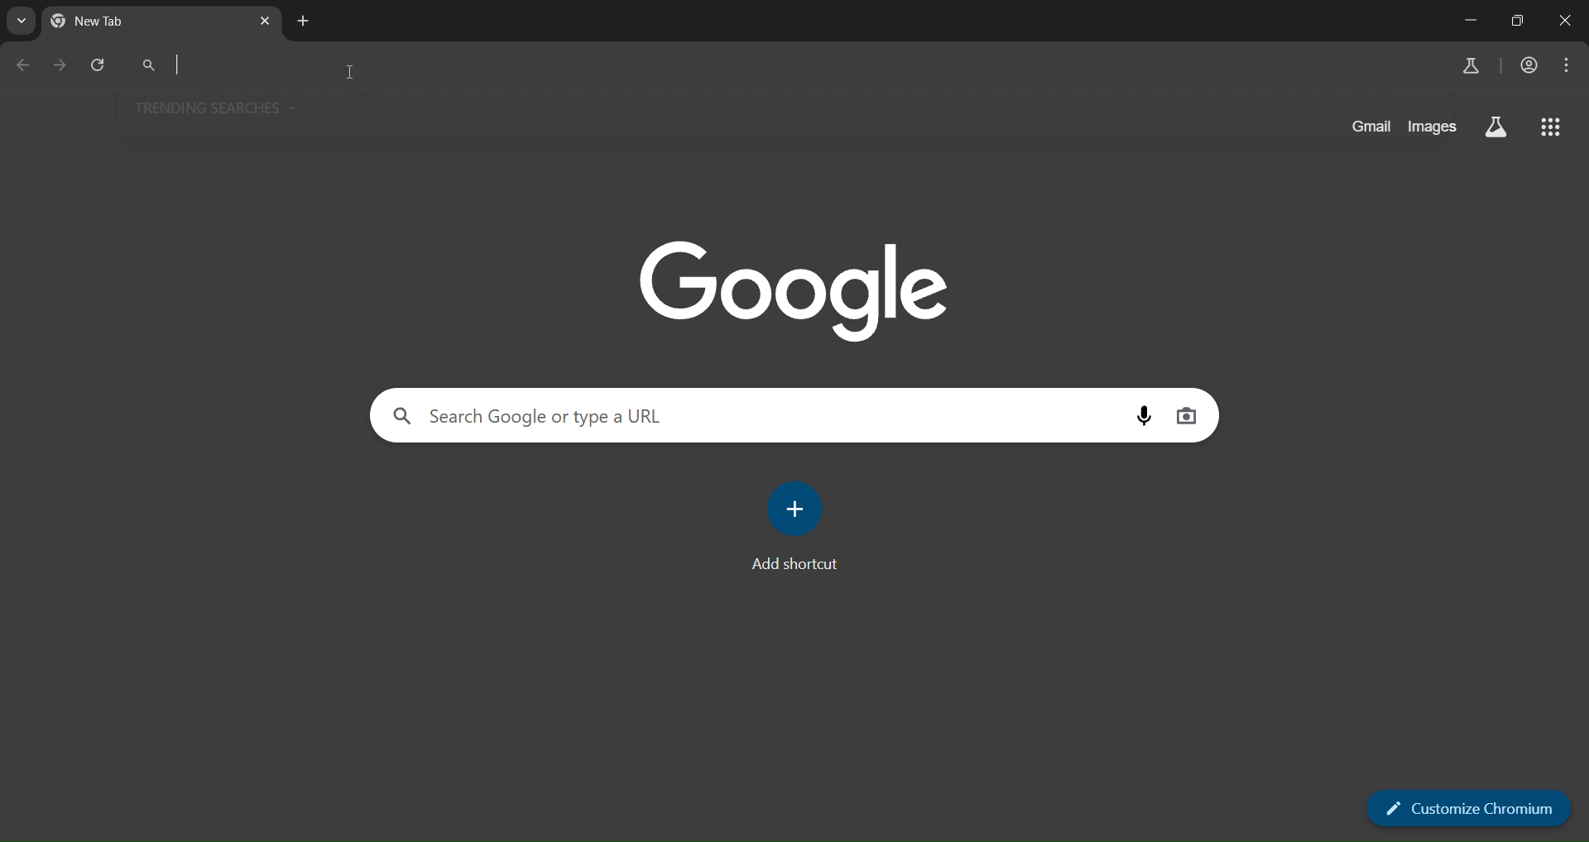 This screenshot has height=842, width=1589. I want to click on accounts, so click(1529, 64).